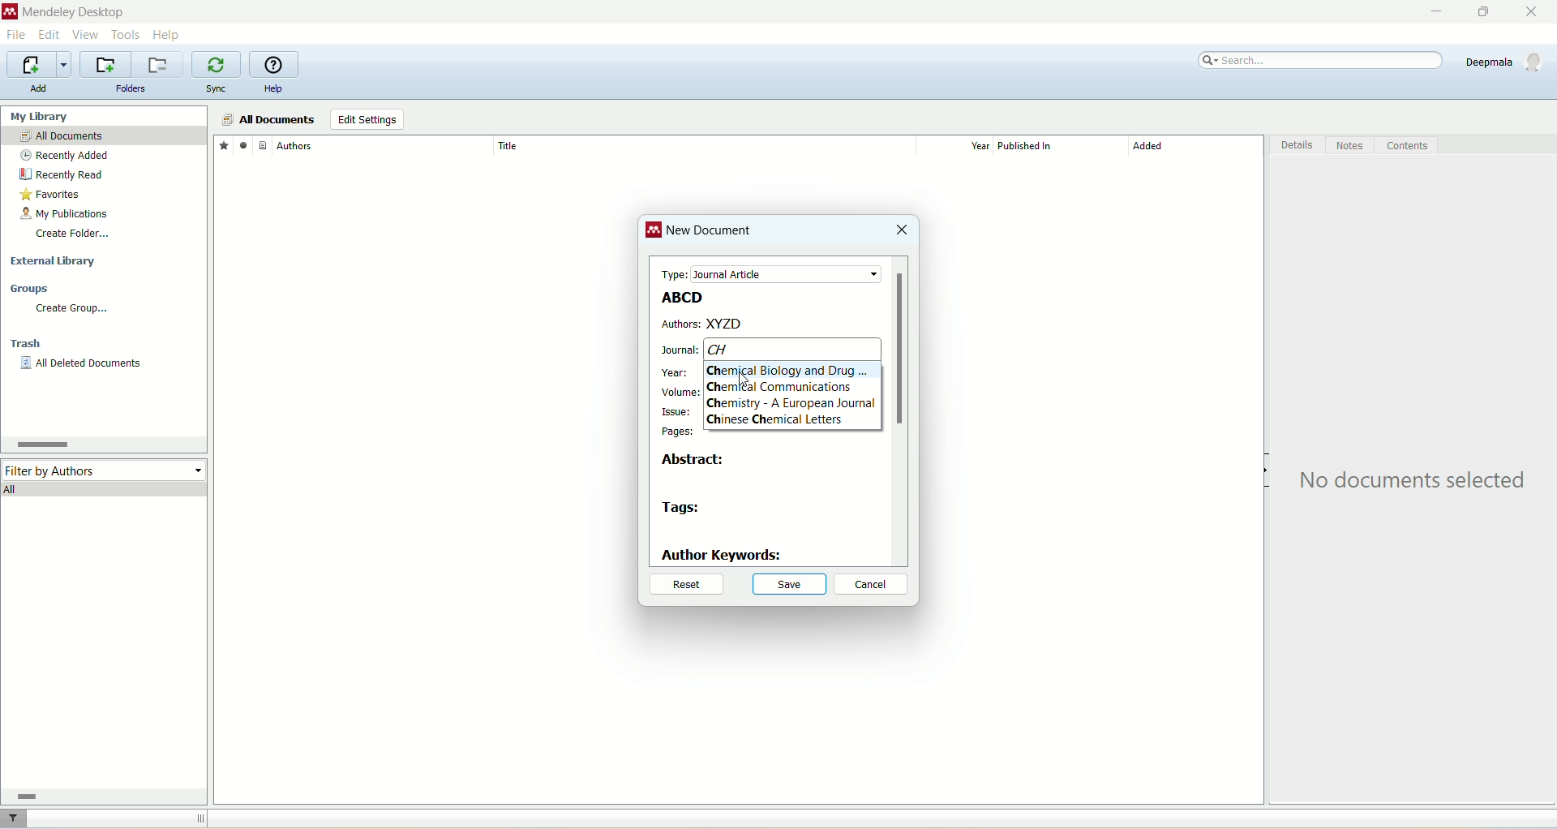 This screenshot has height=829, width=1557. What do you see at coordinates (218, 89) in the screenshot?
I see `sync` at bounding box center [218, 89].